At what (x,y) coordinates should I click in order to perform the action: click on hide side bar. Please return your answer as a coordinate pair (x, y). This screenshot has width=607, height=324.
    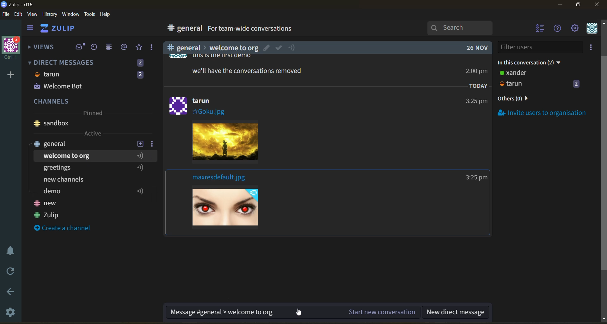
    Looking at the image, I should click on (30, 29).